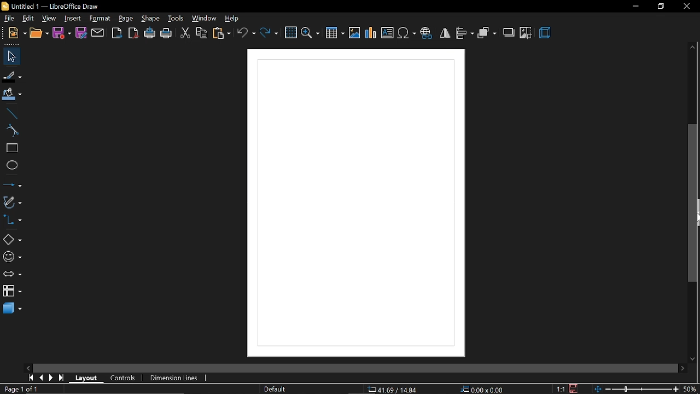 This screenshot has height=394, width=700. I want to click on export, so click(117, 34).